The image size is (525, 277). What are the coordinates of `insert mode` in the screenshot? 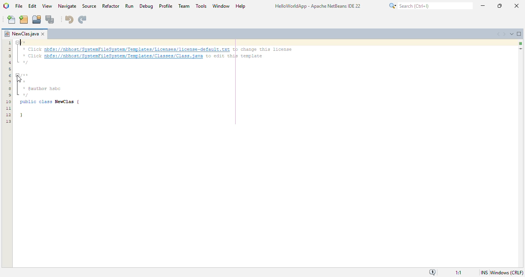 It's located at (483, 272).